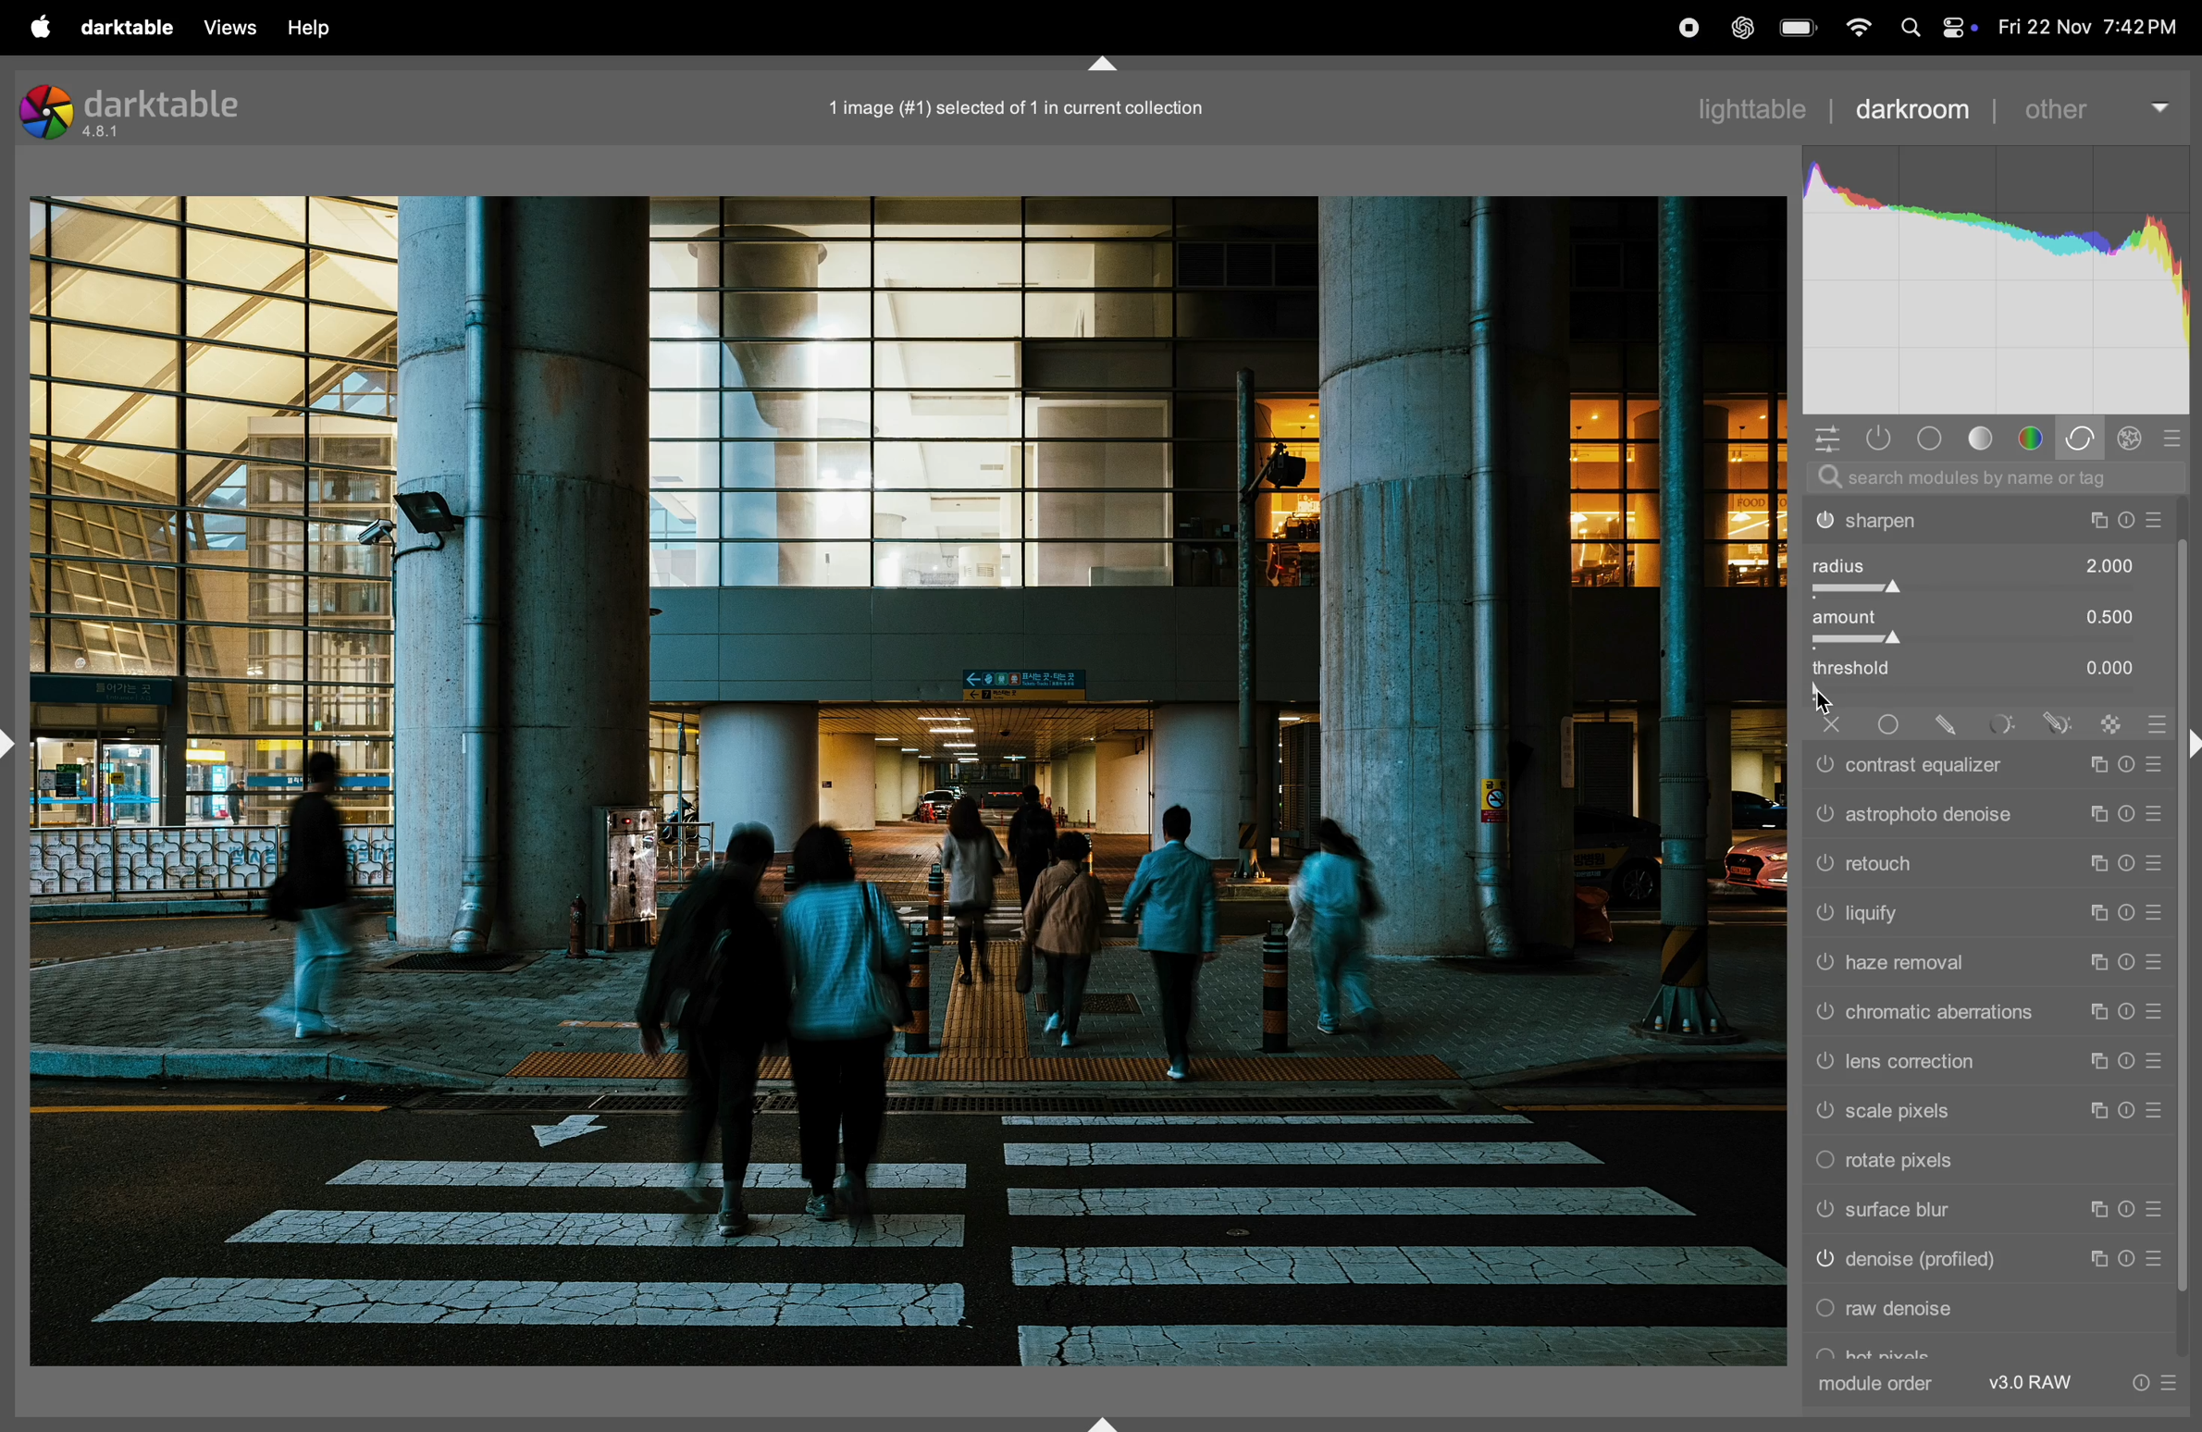 This screenshot has height=1432, width=2202. What do you see at coordinates (1945, 724) in the screenshot?
I see `draw mask` at bounding box center [1945, 724].